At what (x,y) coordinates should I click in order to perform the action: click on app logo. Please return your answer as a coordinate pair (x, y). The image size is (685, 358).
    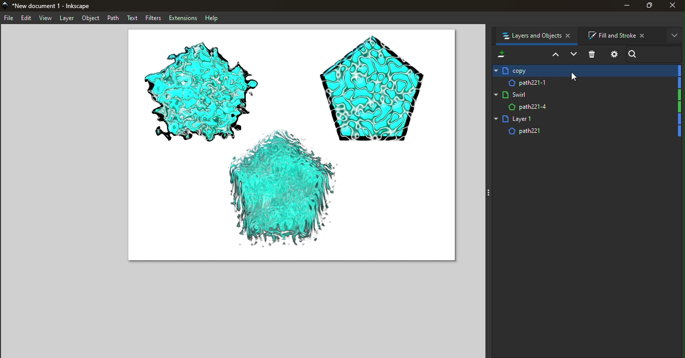
    Looking at the image, I should click on (6, 6).